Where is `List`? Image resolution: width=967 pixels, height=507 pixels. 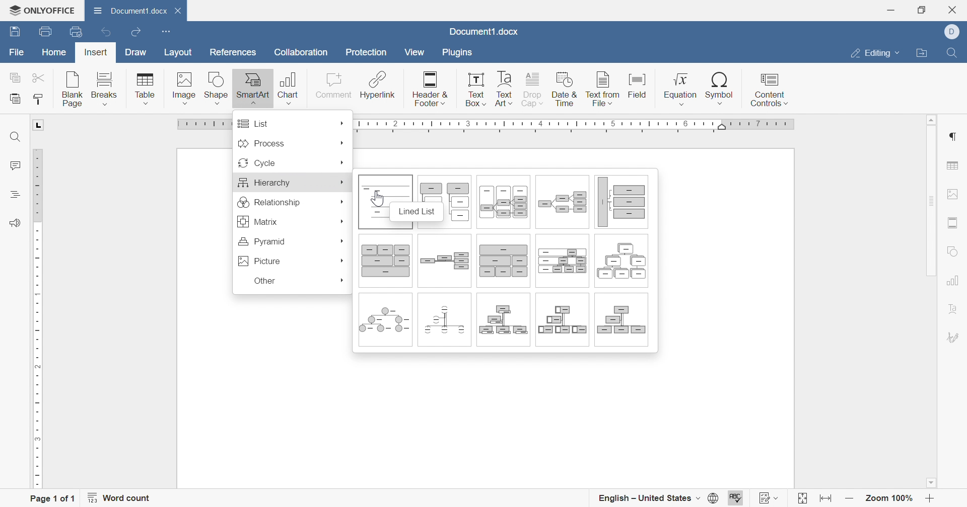
List is located at coordinates (253, 124).